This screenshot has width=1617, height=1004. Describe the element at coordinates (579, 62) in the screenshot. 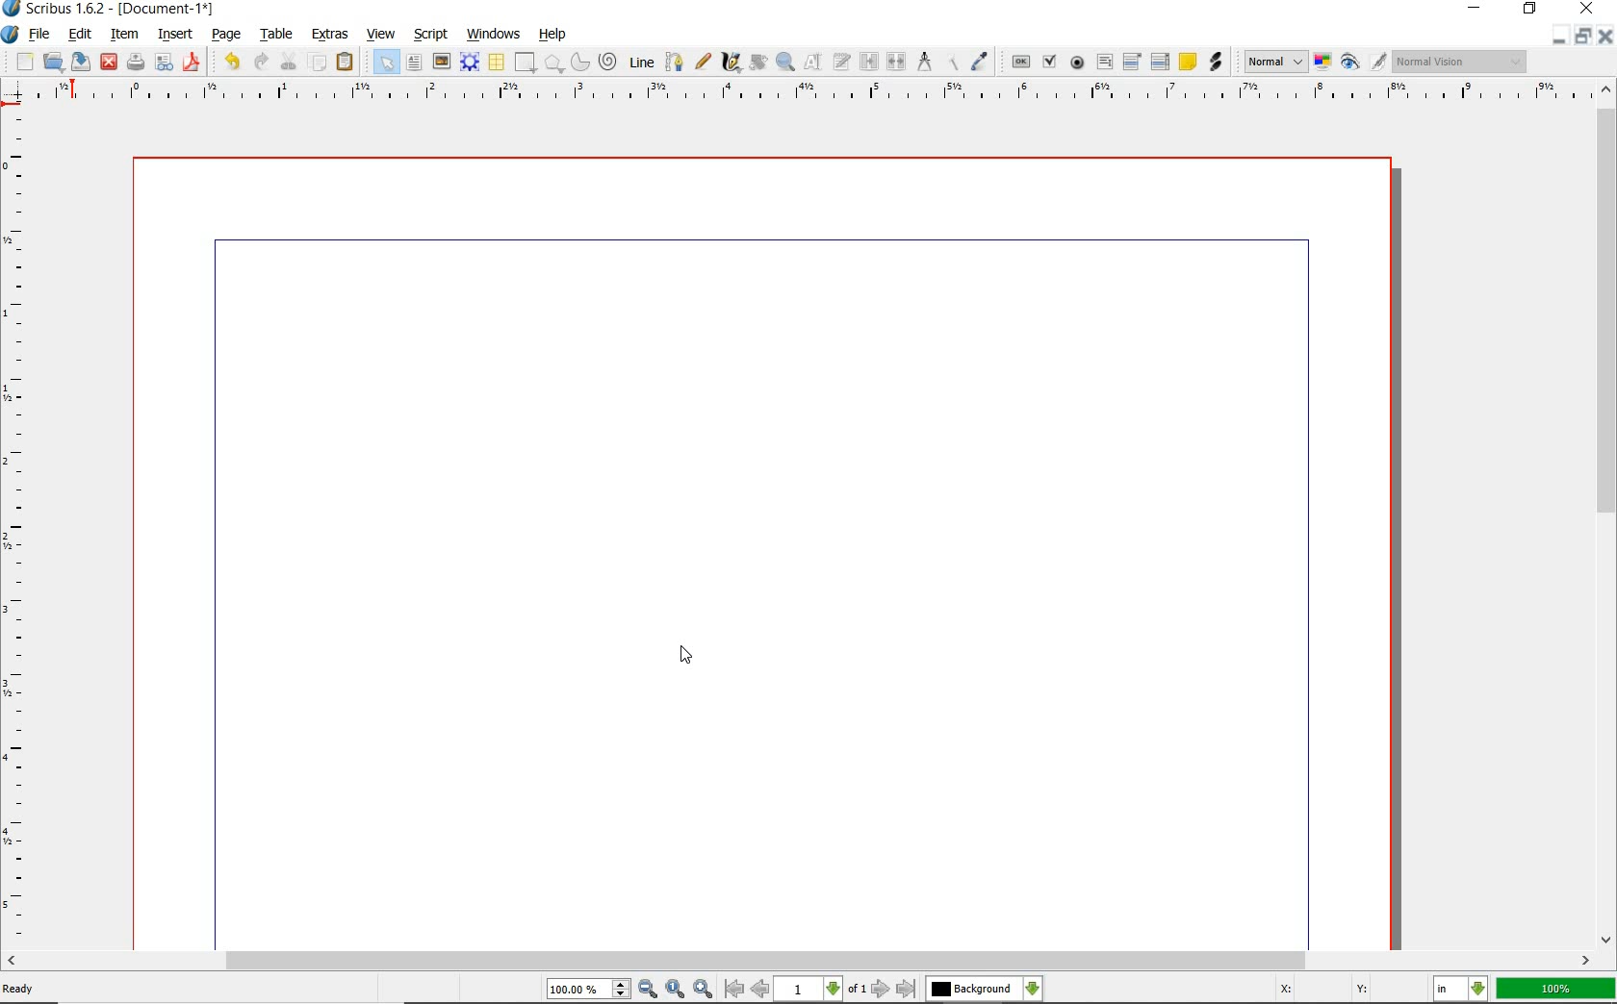

I see `arc` at that location.